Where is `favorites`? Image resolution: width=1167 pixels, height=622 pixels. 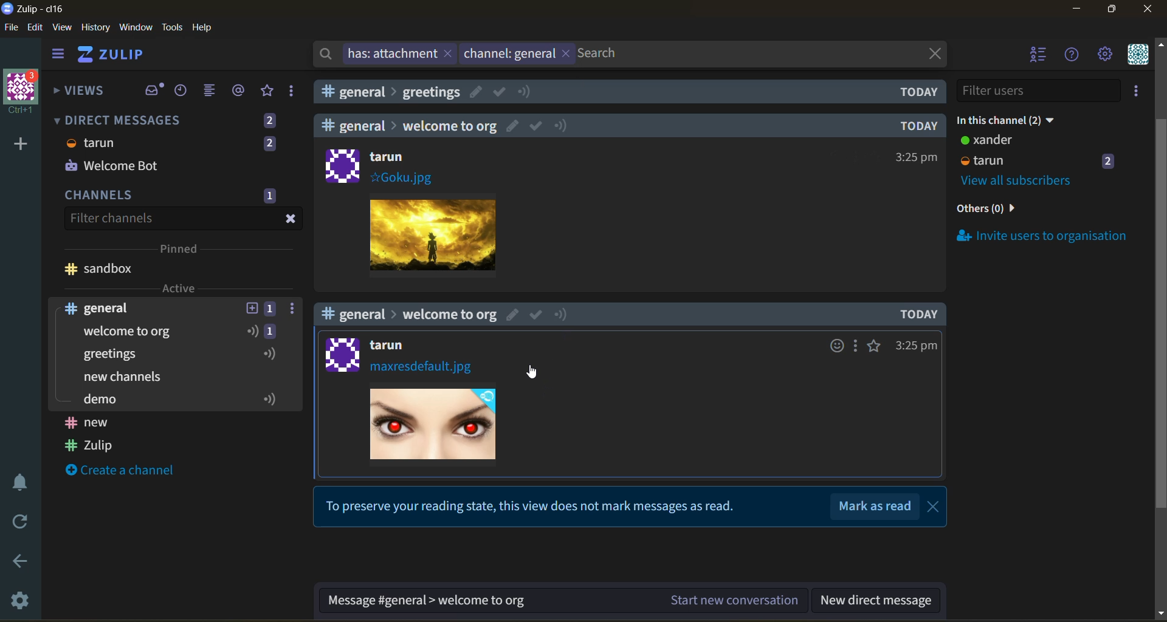
favorites is located at coordinates (269, 91).